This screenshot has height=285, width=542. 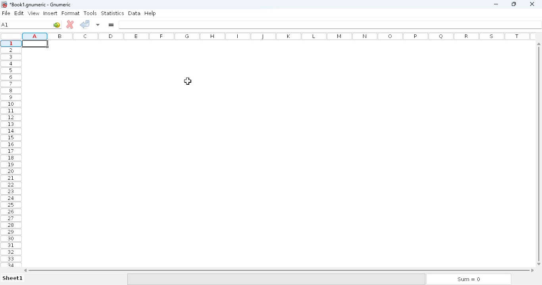 I want to click on *Book1.gnumeric - Gnumeric, so click(x=44, y=5).